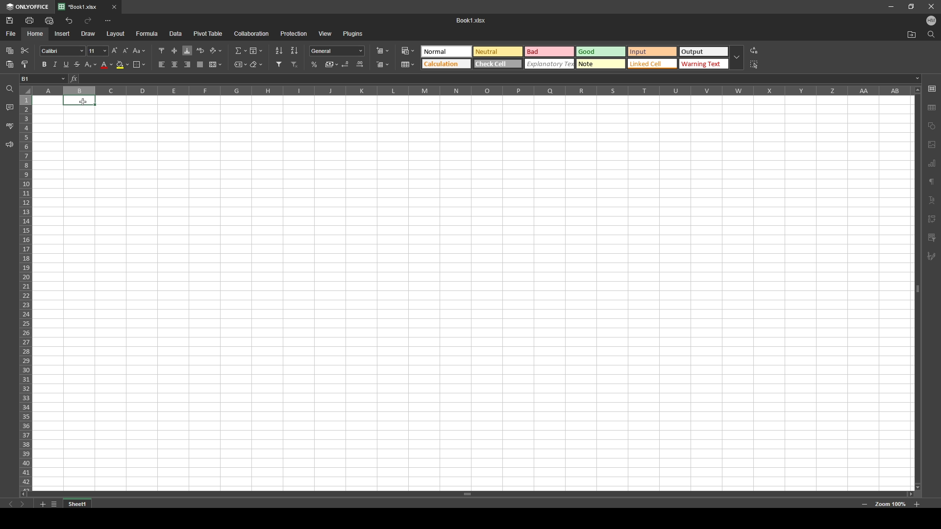  I want to click on Bad, so click(549, 51).